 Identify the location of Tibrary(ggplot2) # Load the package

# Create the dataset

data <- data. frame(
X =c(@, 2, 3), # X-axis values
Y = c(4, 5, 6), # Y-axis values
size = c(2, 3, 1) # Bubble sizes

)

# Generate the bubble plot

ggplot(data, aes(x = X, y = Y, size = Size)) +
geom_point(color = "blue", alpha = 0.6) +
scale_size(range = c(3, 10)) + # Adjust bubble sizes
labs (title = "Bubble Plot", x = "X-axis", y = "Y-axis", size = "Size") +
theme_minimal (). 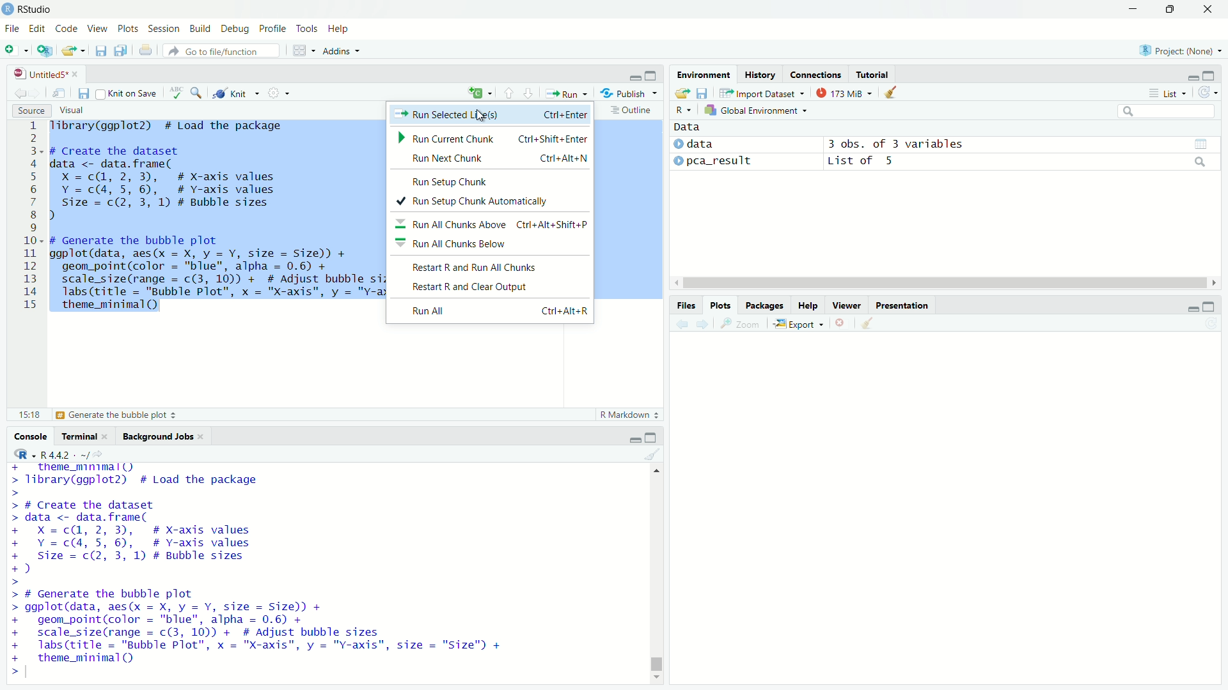
(259, 571).